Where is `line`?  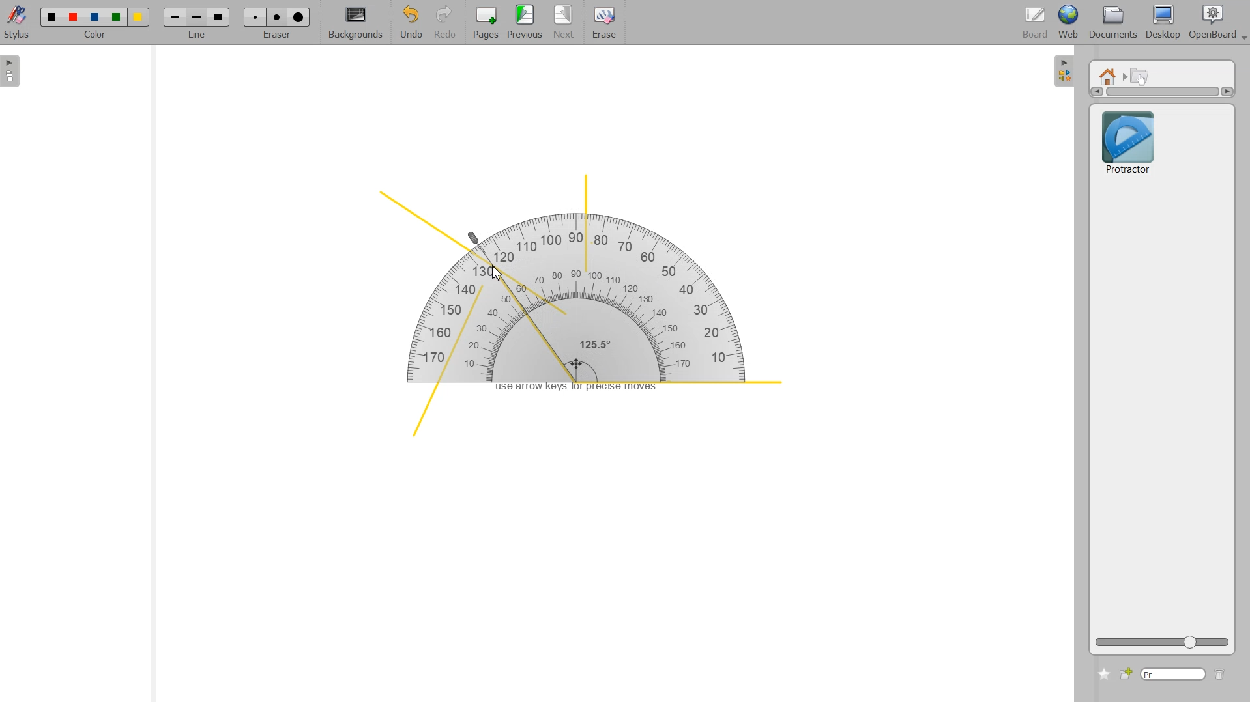 line is located at coordinates (199, 36).